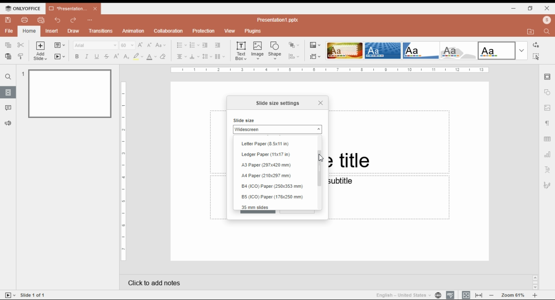 The height and width of the screenshot is (300, 555). What do you see at coordinates (153, 281) in the screenshot?
I see `click add notes` at bounding box center [153, 281].